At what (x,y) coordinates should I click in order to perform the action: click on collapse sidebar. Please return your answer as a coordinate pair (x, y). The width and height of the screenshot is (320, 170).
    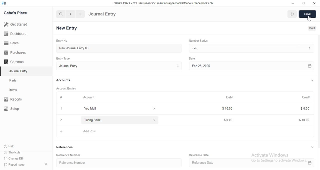
    Looking at the image, I should click on (46, 164).